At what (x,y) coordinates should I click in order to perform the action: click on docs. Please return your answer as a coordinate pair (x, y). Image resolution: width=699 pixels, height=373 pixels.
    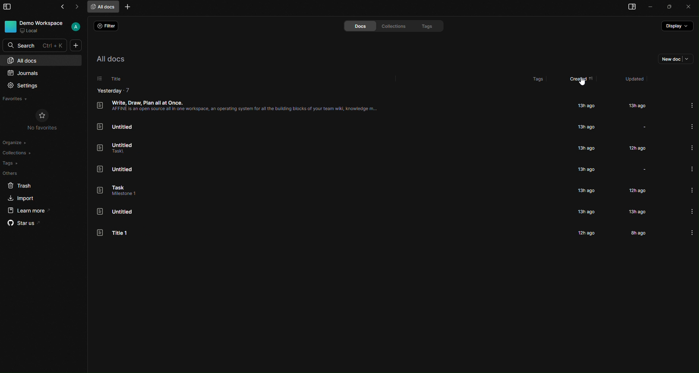
    Looking at the image, I should click on (360, 26).